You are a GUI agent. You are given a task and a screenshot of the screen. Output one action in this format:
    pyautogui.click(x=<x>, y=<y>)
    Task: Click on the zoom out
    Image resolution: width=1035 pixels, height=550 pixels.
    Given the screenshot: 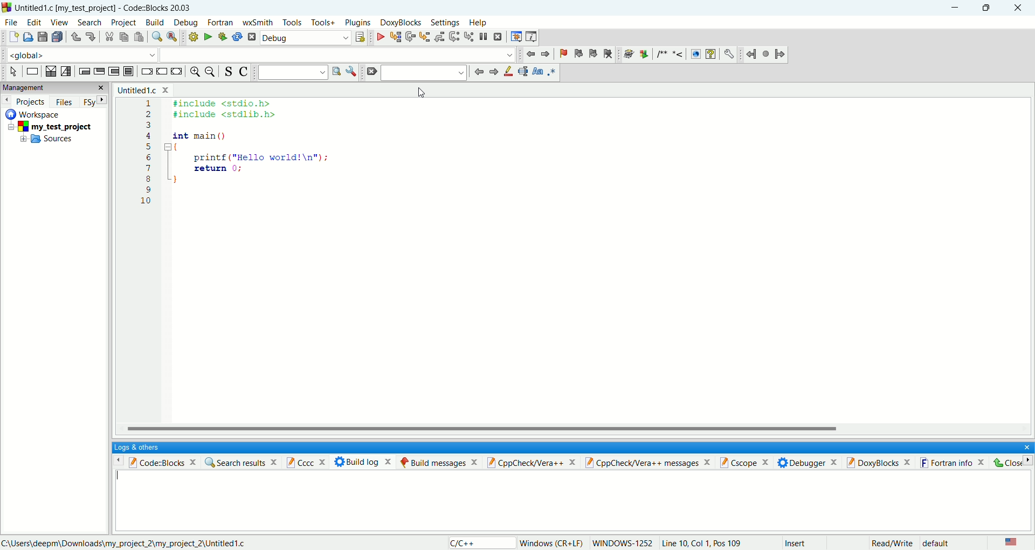 What is the action you would take?
    pyautogui.click(x=211, y=72)
    